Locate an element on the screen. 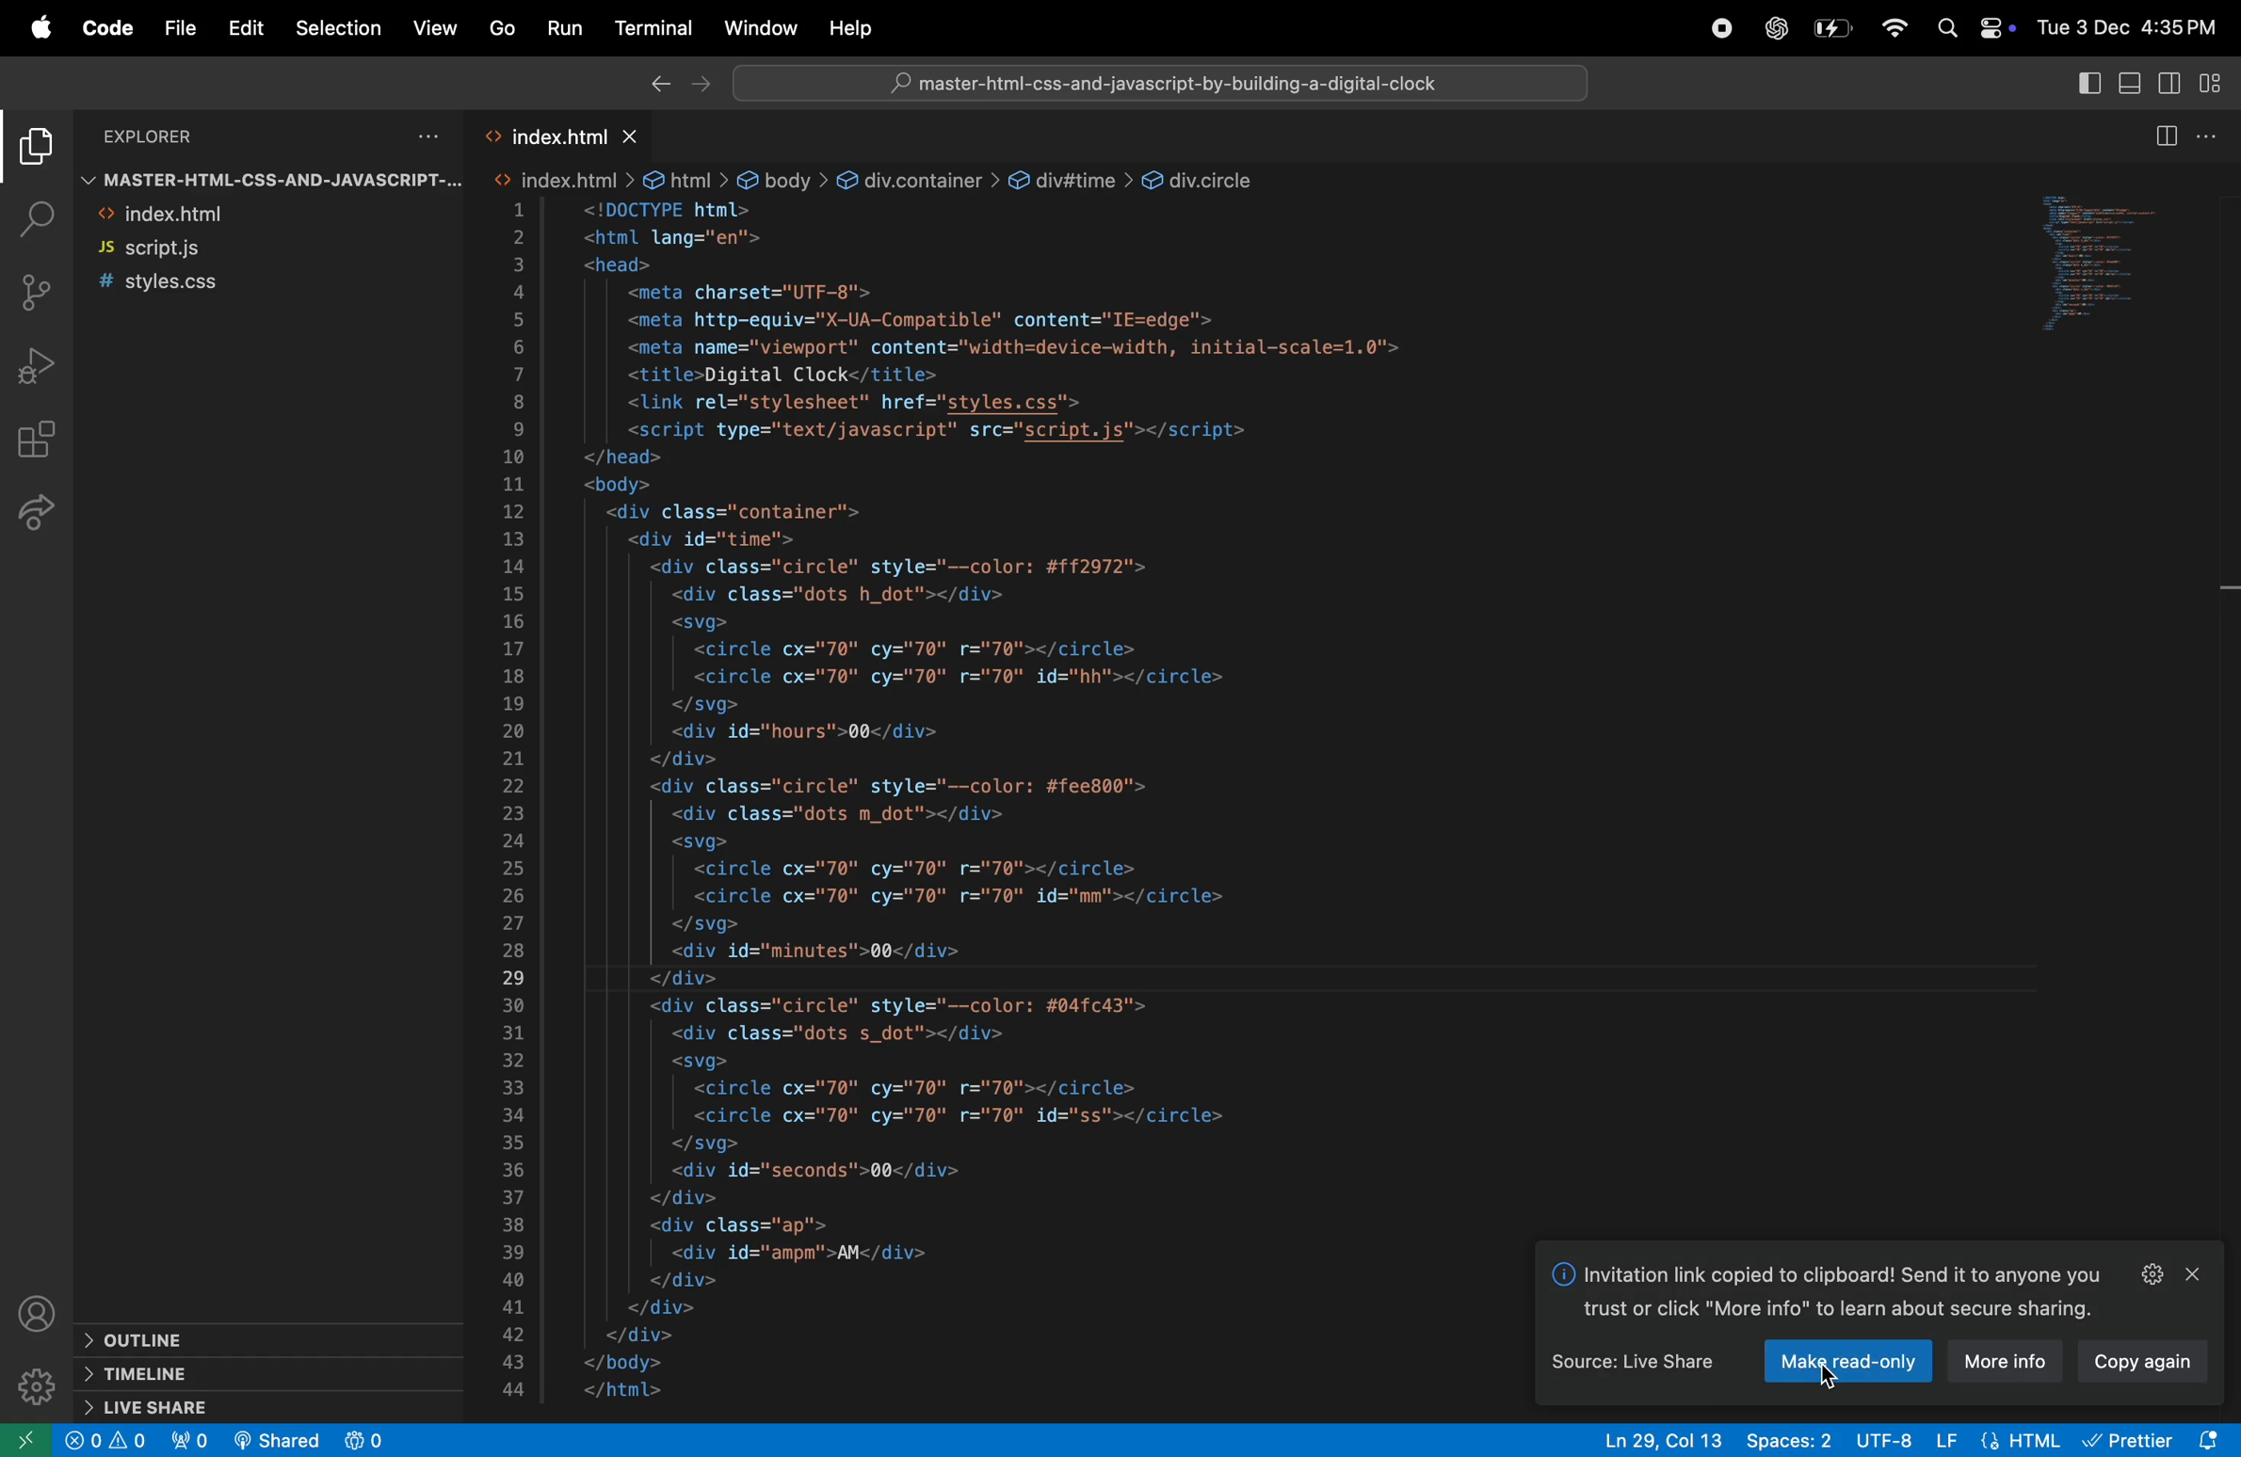  no of port is located at coordinates (192, 1440).